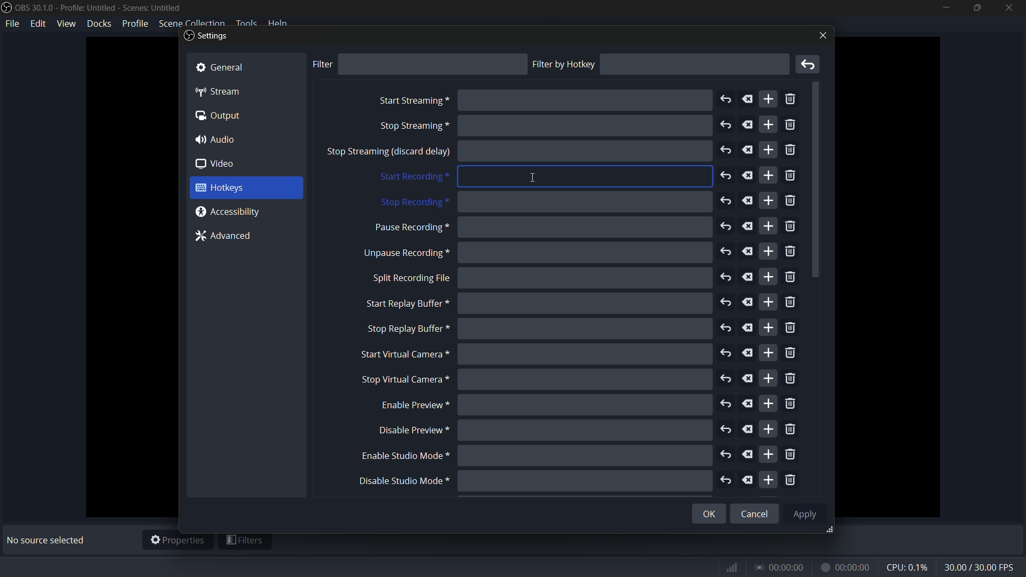 Image resolution: width=1026 pixels, height=577 pixels. What do you see at coordinates (756, 510) in the screenshot?
I see `Cancel` at bounding box center [756, 510].